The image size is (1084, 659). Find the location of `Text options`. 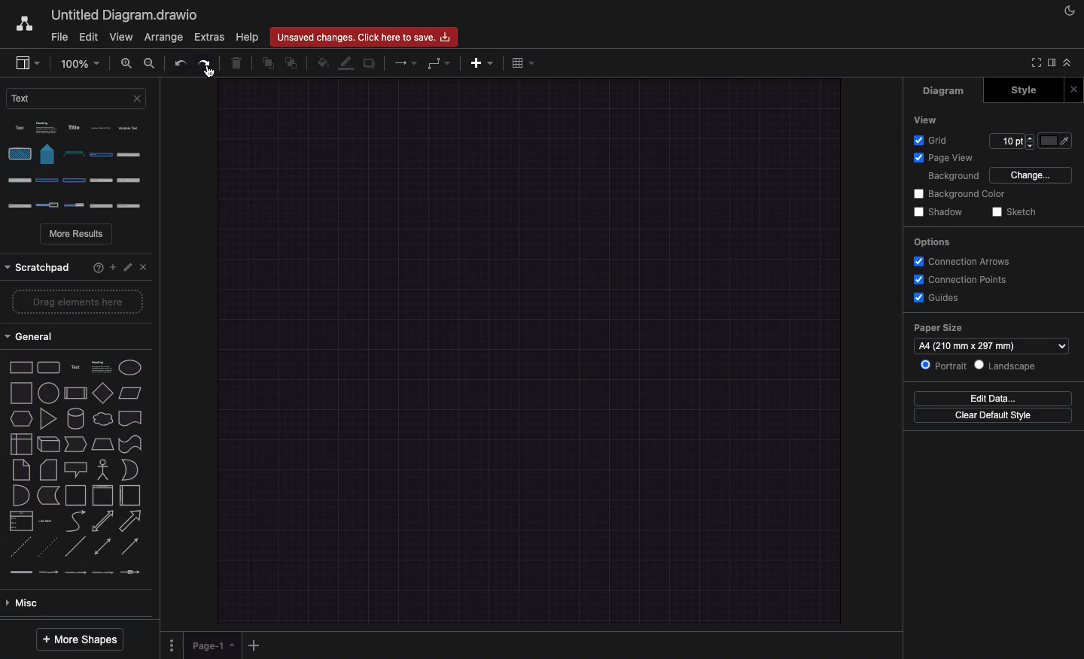

Text options is located at coordinates (80, 166).